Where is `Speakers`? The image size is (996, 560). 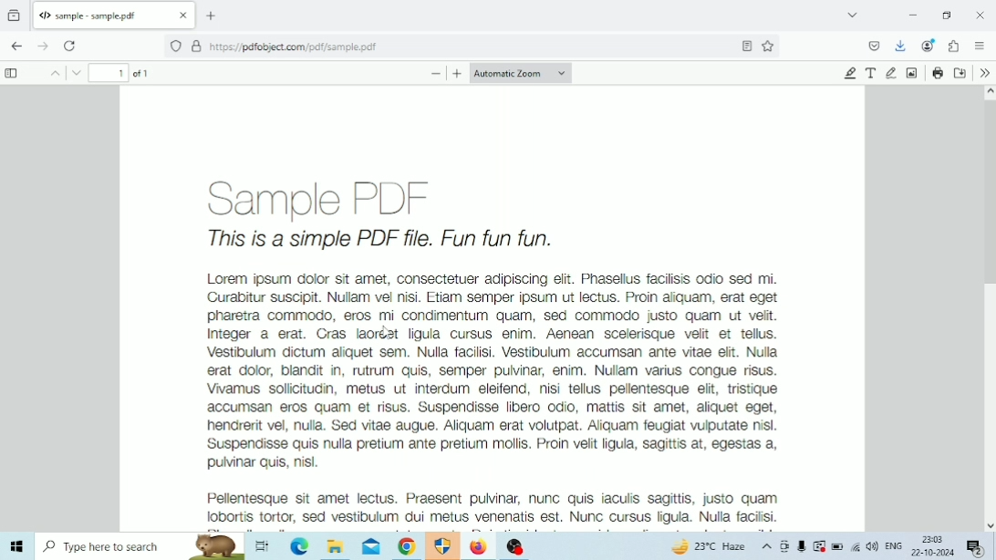
Speakers is located at coordinates (873, 547).